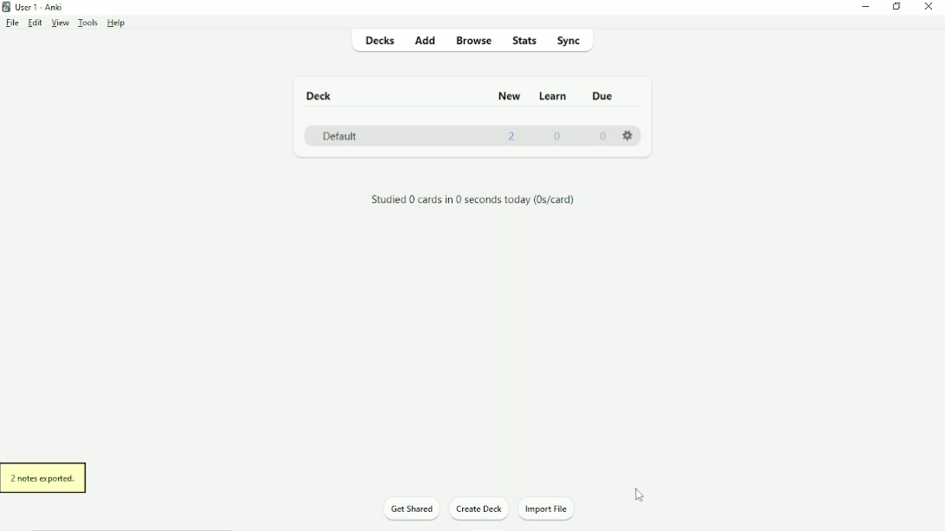  I want to click on Tools, so click(87, 22).